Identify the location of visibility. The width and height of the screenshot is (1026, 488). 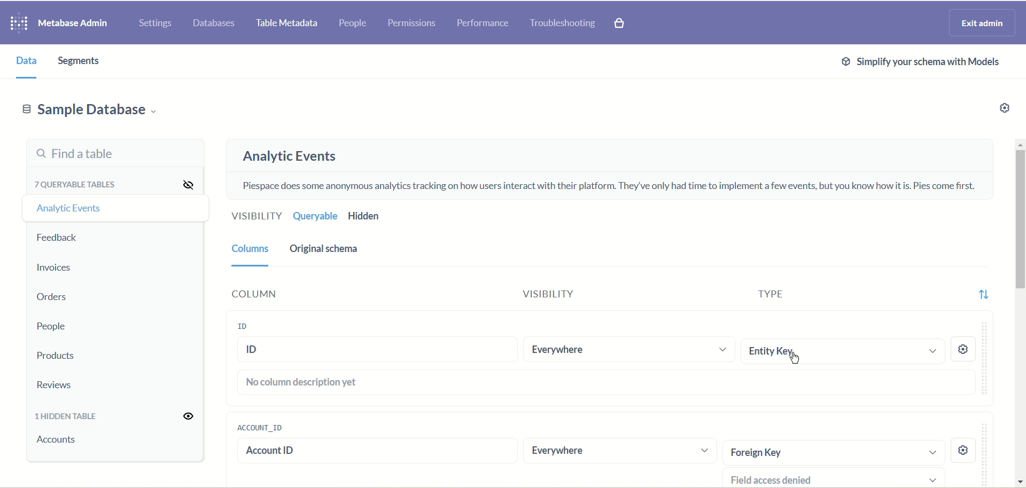
(191, 416).